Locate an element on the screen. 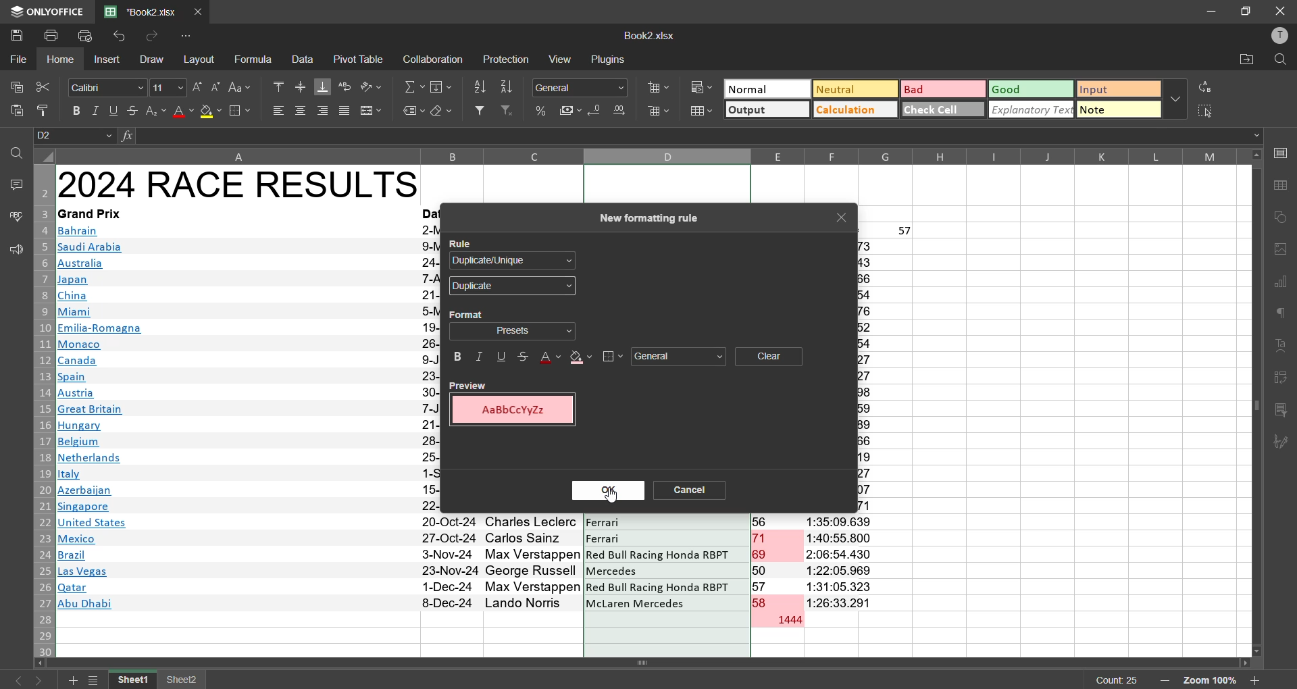 The image size is (1297, 689). format is located at coordinates (513, 330).